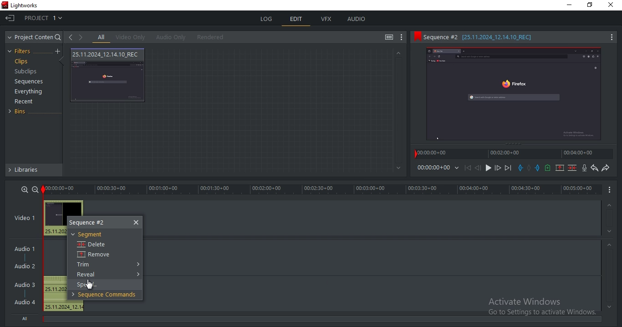 Image resolution: width=622 pixels, height=327 pixels. Describe the element at coordinates (439, 169) in the screenshot. I see `time` at that location.